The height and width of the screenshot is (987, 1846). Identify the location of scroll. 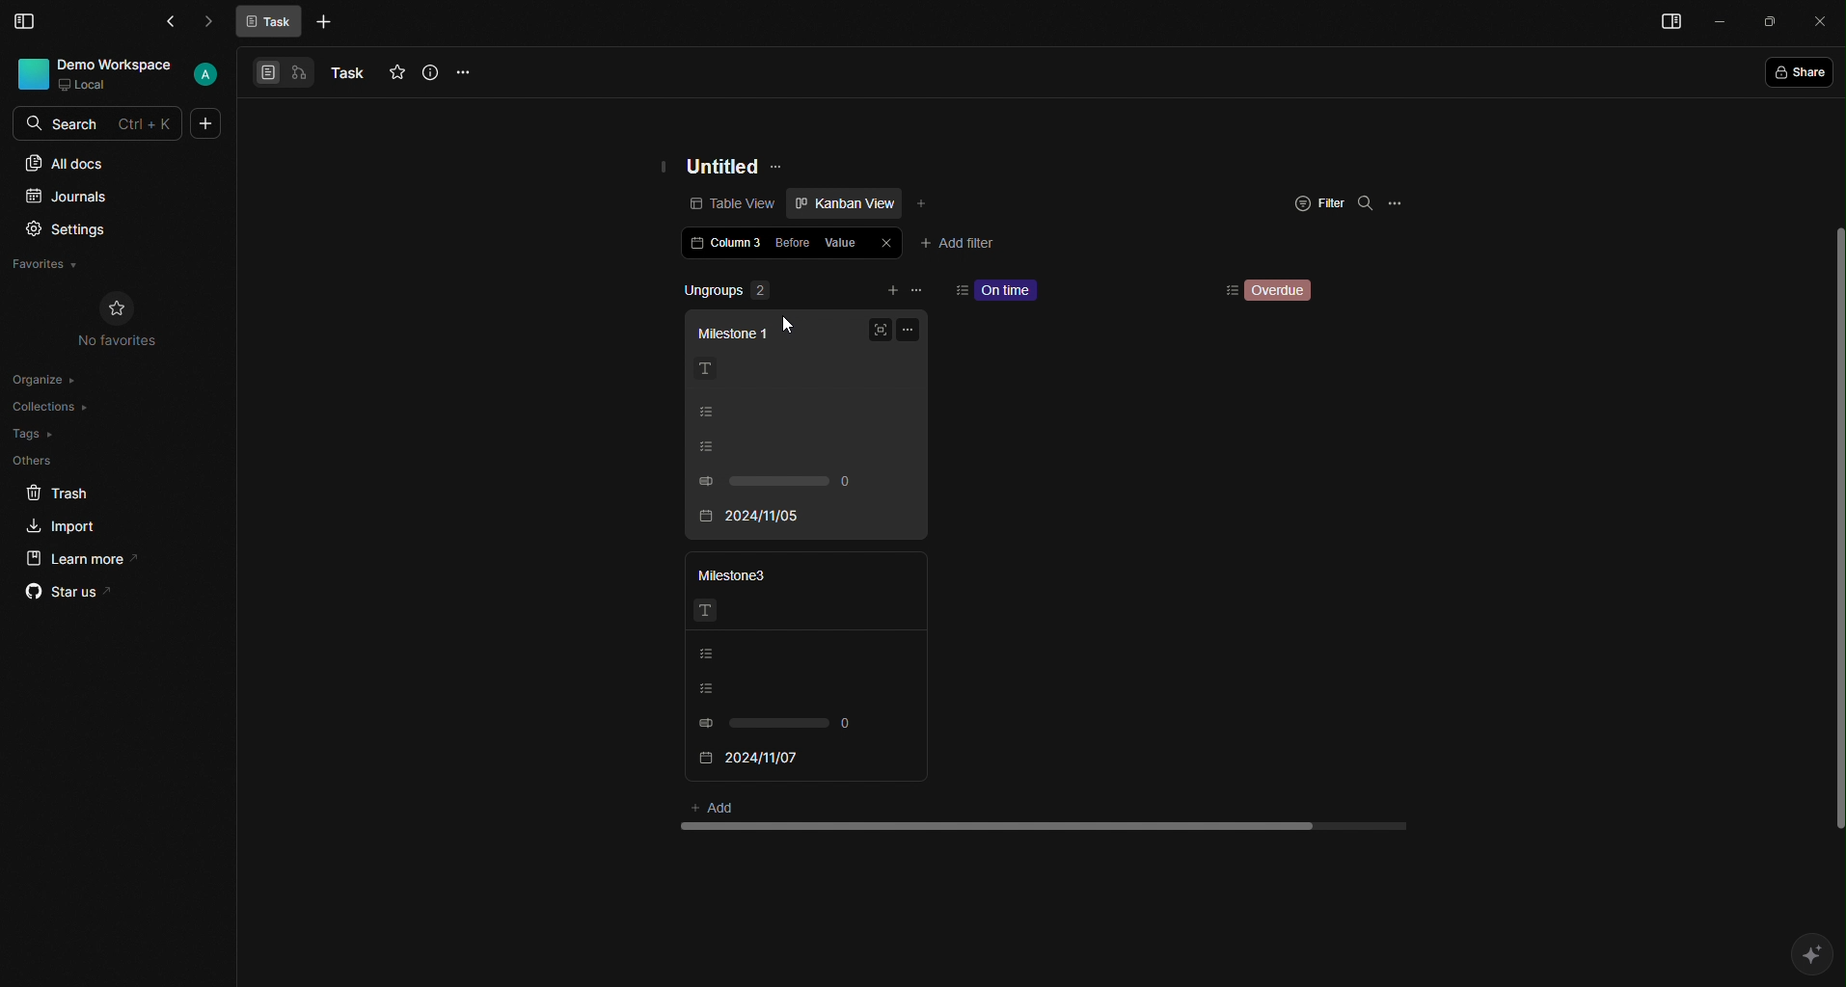
(1050, 830).